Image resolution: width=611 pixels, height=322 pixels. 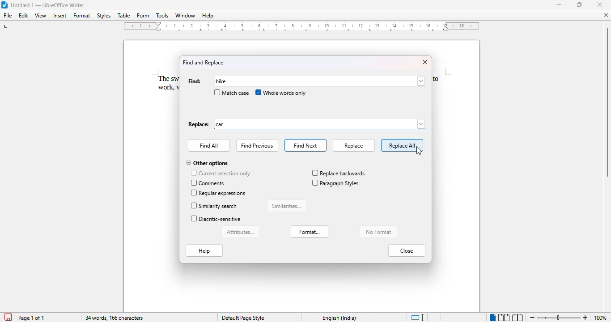 I want to click on comments, so click(x=209, y=183).